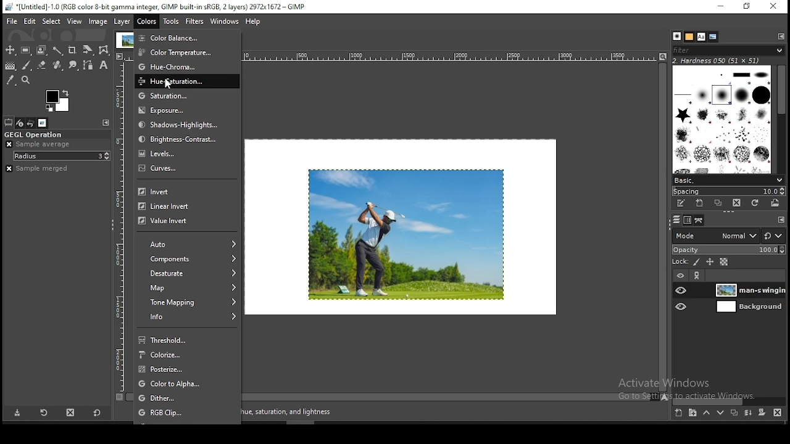 The height and width of the screenshot is (444, 790). Describe the element at coordinates (148, 22) in the screenshot. I see `colors` at that location.